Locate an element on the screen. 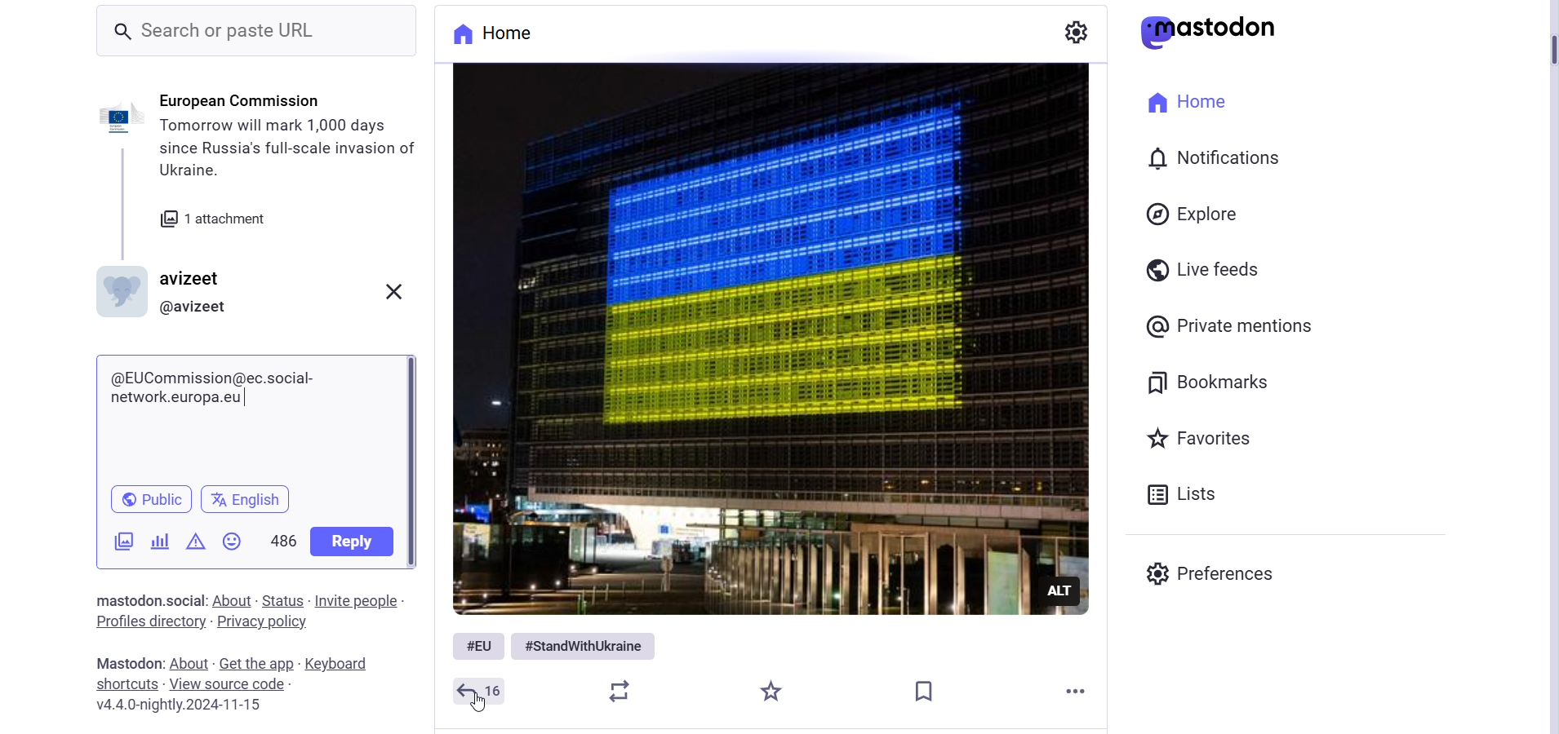 Image resolution: width=1559 pixels, height=734 pixels. Lists is located at coordinates (1188, 494).